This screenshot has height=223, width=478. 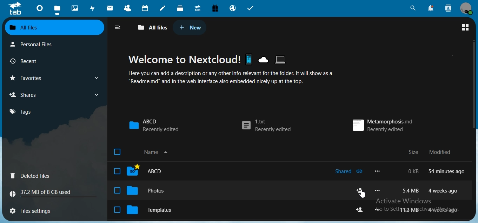 What do you see at coordinates (233, 9) in the screenshot?
I see `email hosting` at bounding box center [233, 9].